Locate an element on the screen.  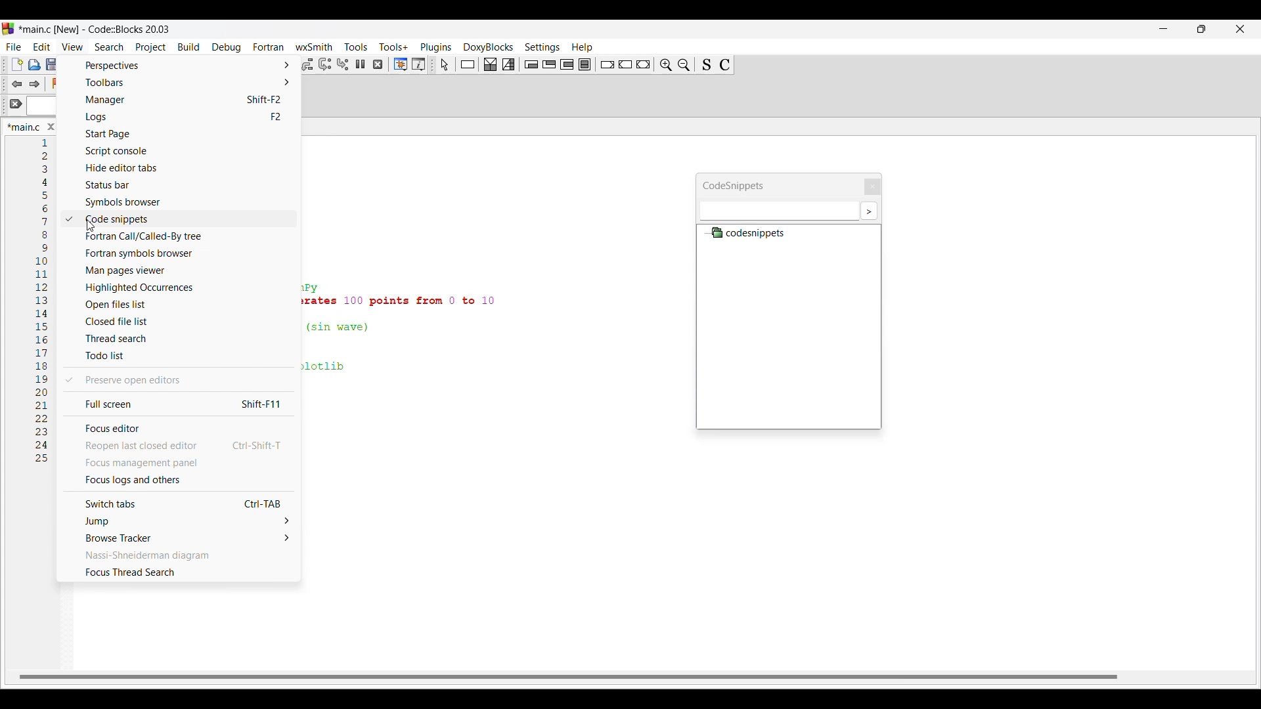
Codesnippets file is located at coordinates (753, 234).